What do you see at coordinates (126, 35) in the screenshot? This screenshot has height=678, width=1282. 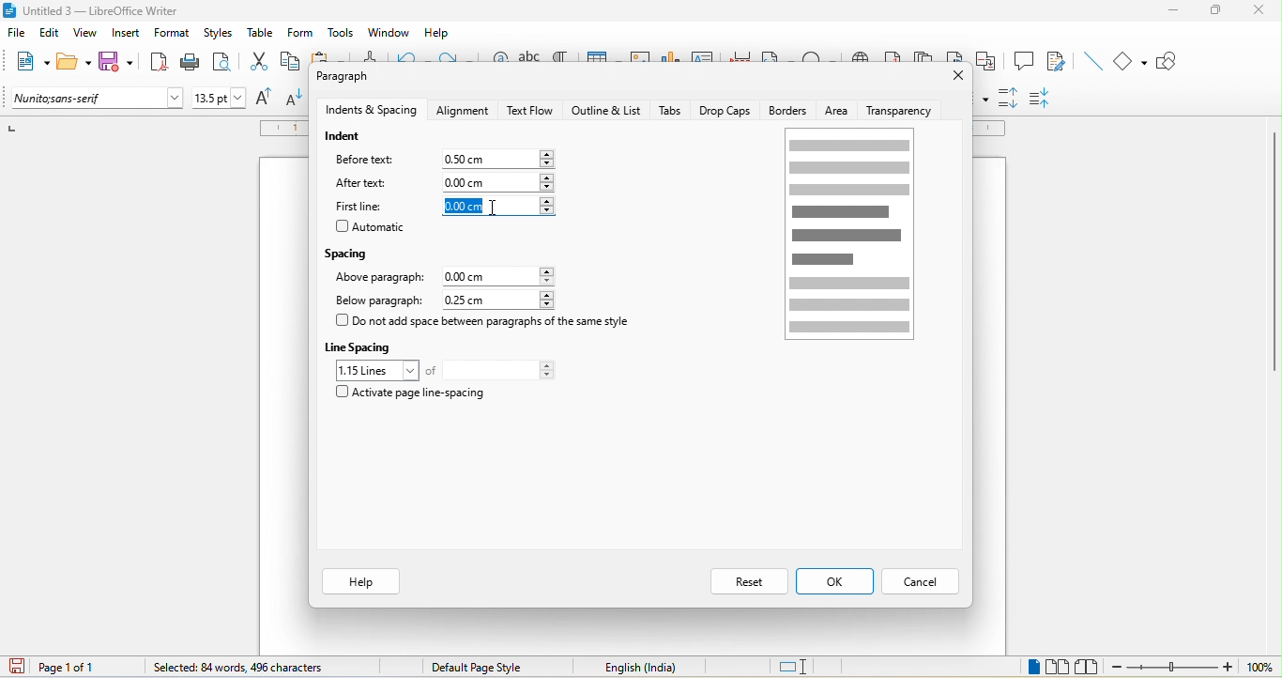 I see `insert` at bounding box center [126, 35].